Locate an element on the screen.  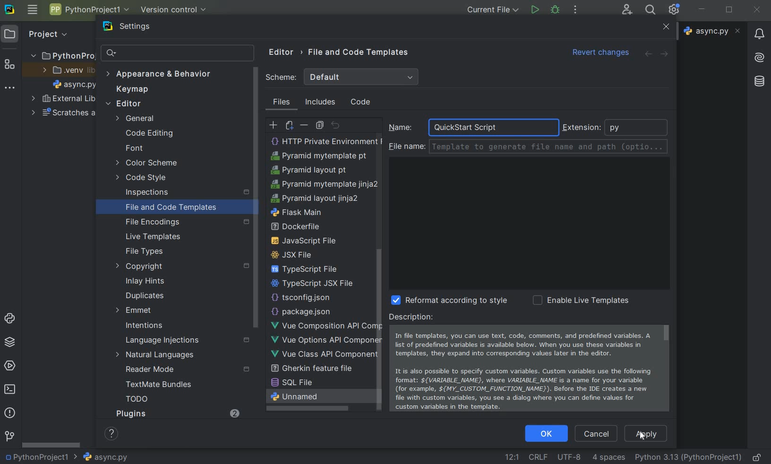
file name is located at coordinates (530, 148).